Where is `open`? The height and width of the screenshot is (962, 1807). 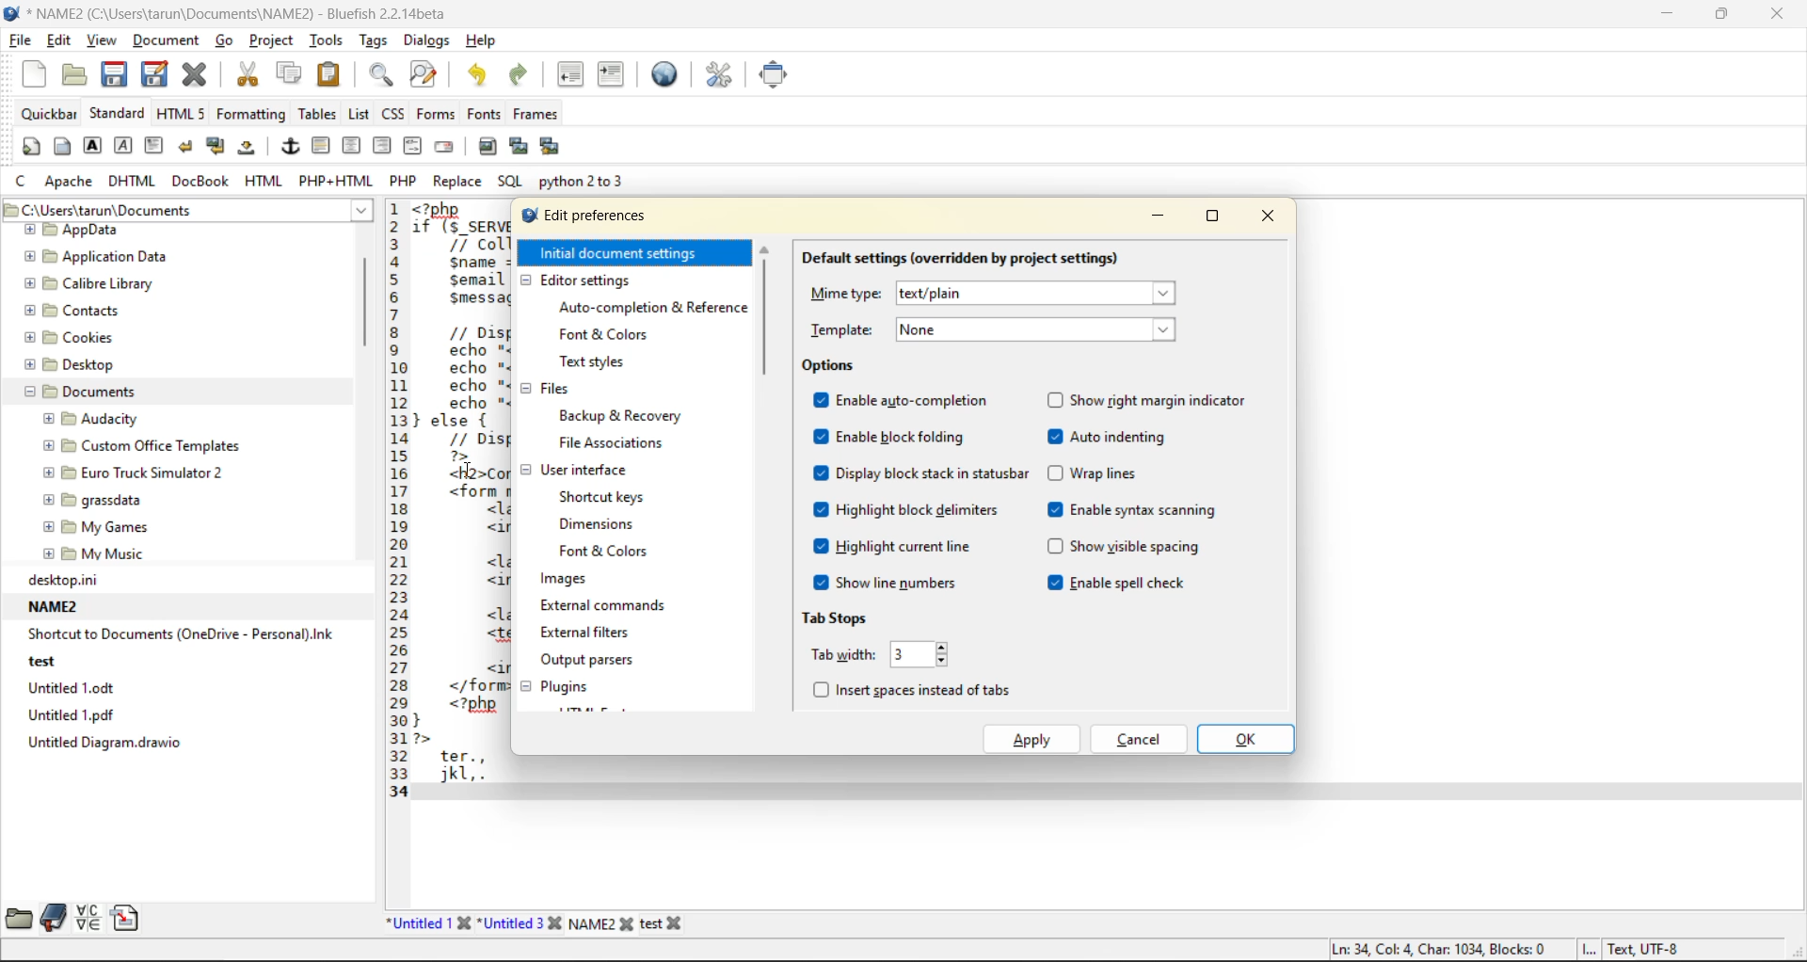 open is located at coordinates (77, 73).